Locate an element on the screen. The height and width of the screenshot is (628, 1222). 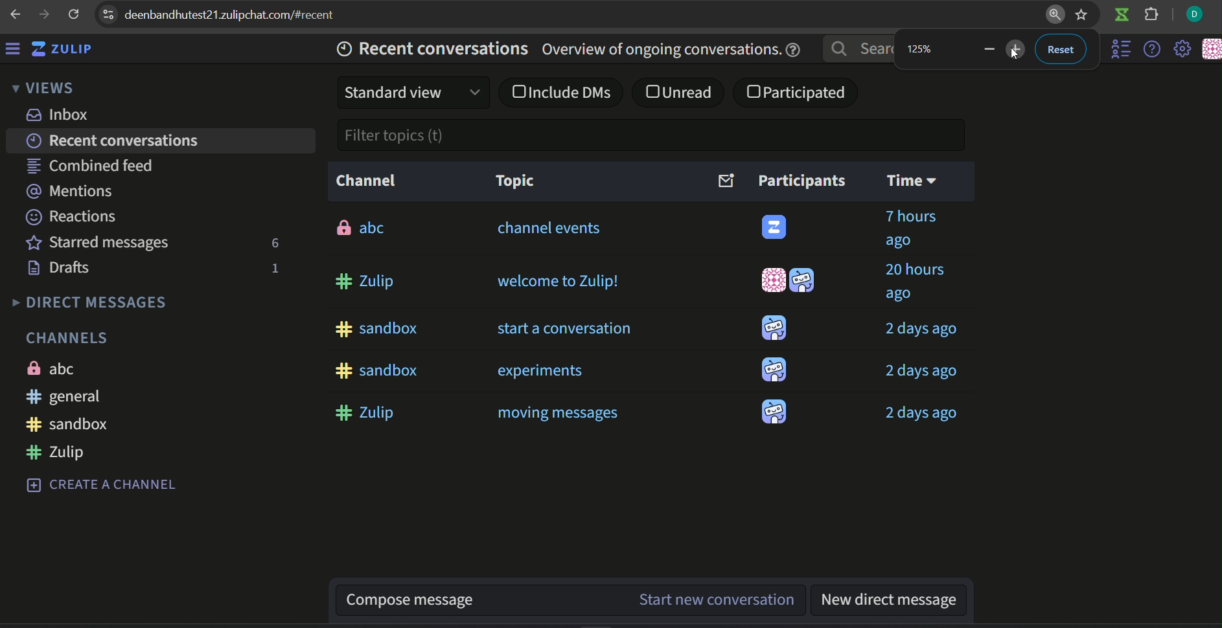
recent conversations is located at coordinates (115, 139).